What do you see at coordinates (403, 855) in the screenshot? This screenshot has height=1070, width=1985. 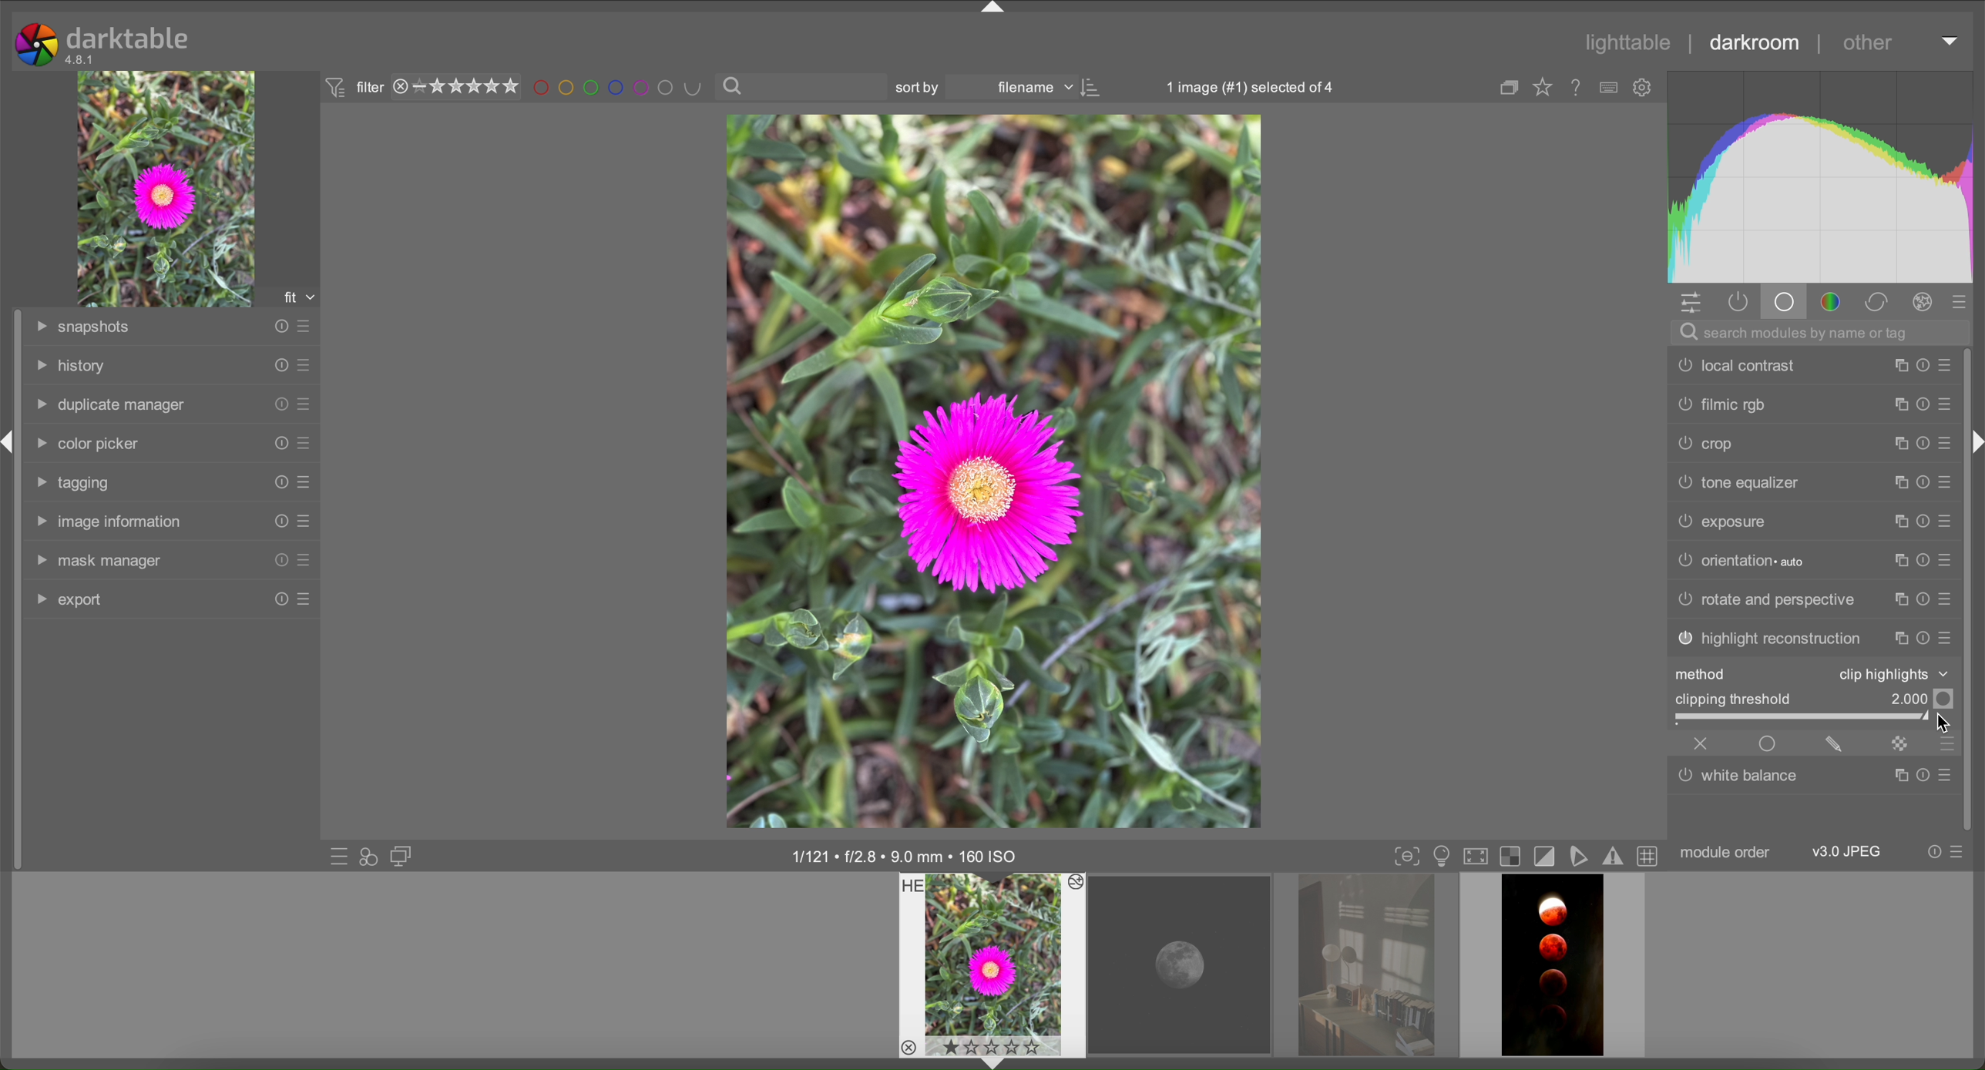 I see `display a second darkroom image window` at bounding box center [403, 855].